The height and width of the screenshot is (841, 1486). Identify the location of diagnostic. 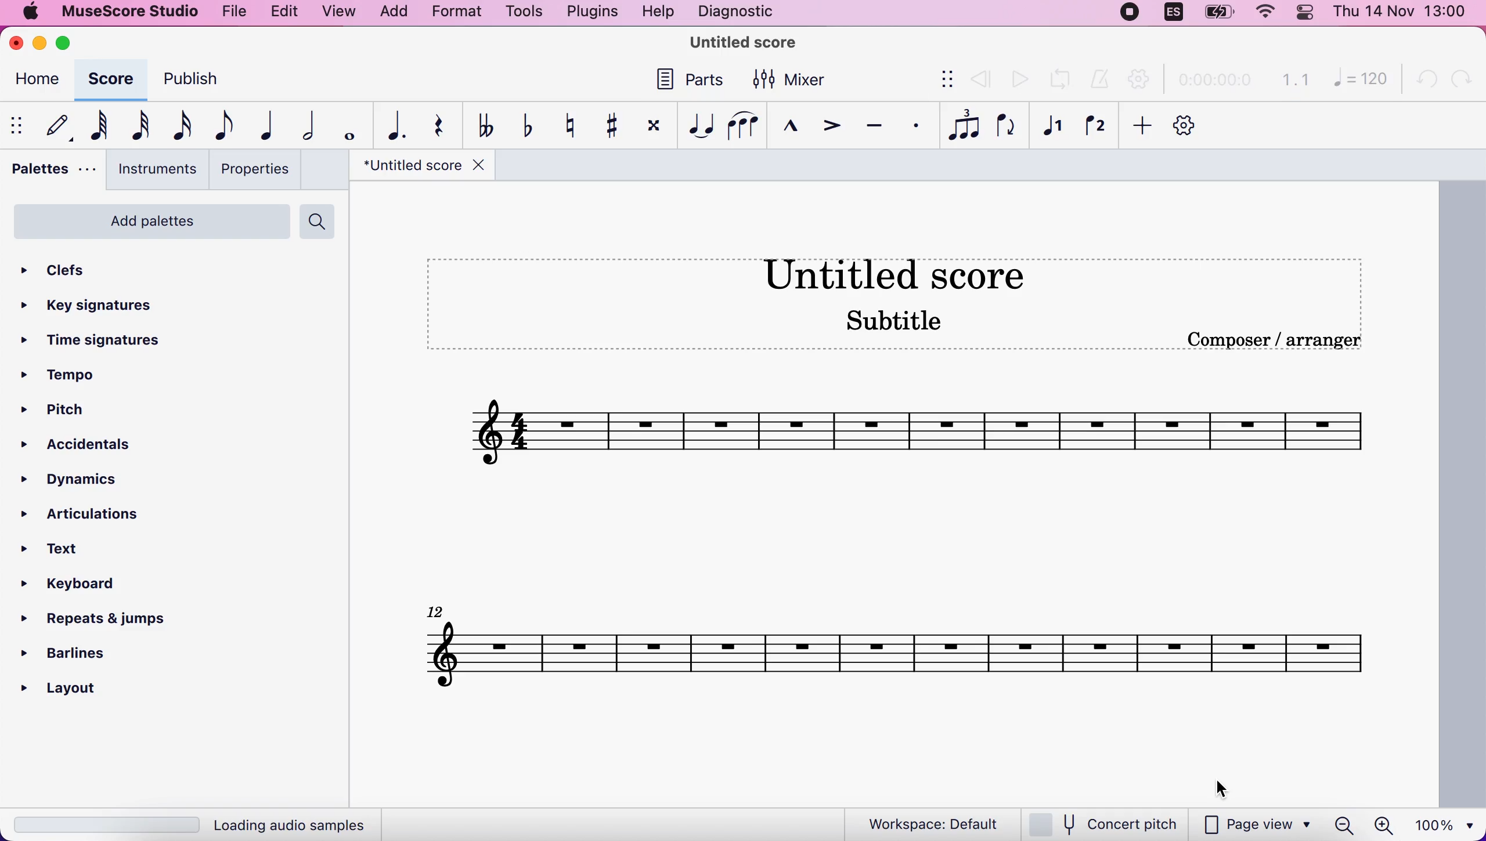
(735, 12).